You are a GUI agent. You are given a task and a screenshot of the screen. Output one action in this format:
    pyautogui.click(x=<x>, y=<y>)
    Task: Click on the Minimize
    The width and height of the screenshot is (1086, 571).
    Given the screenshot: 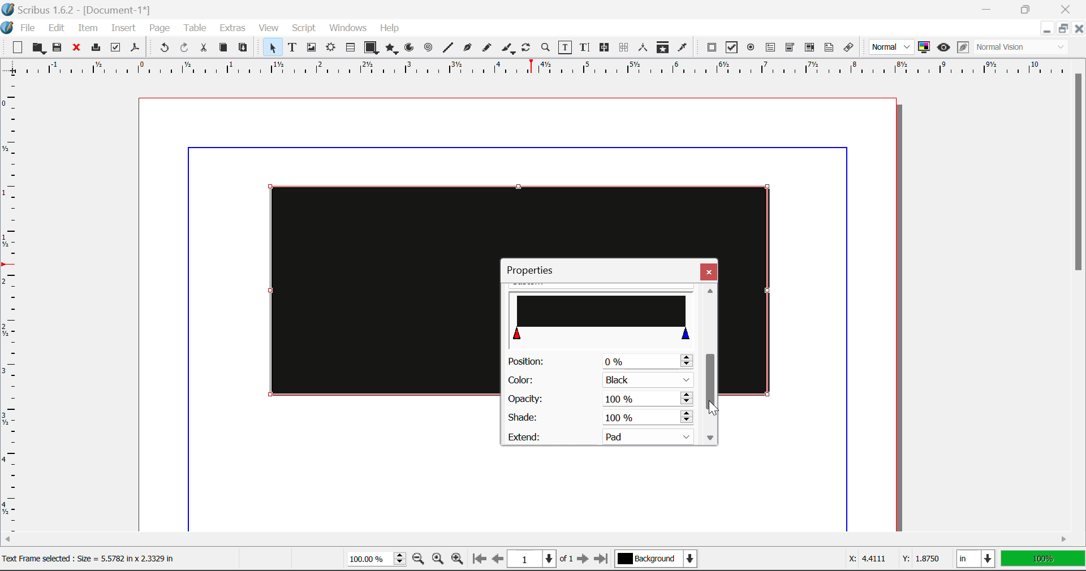 What is the action you would take?
    pyautogui.click(x=1062, y=28)
    